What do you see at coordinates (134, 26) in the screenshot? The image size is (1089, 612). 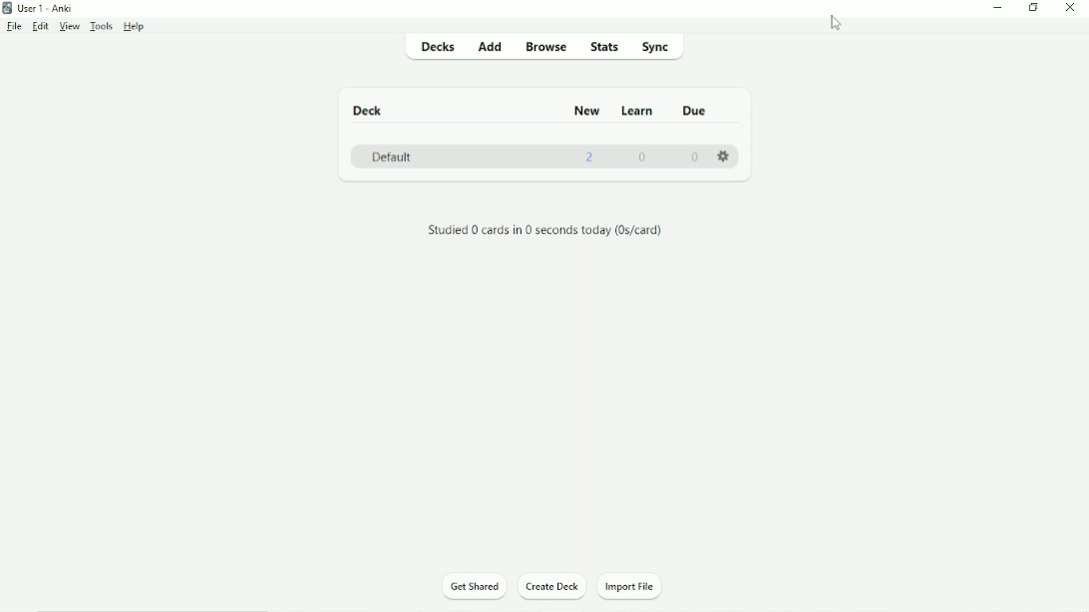 I see `Help` at bounding box center [134, 26].